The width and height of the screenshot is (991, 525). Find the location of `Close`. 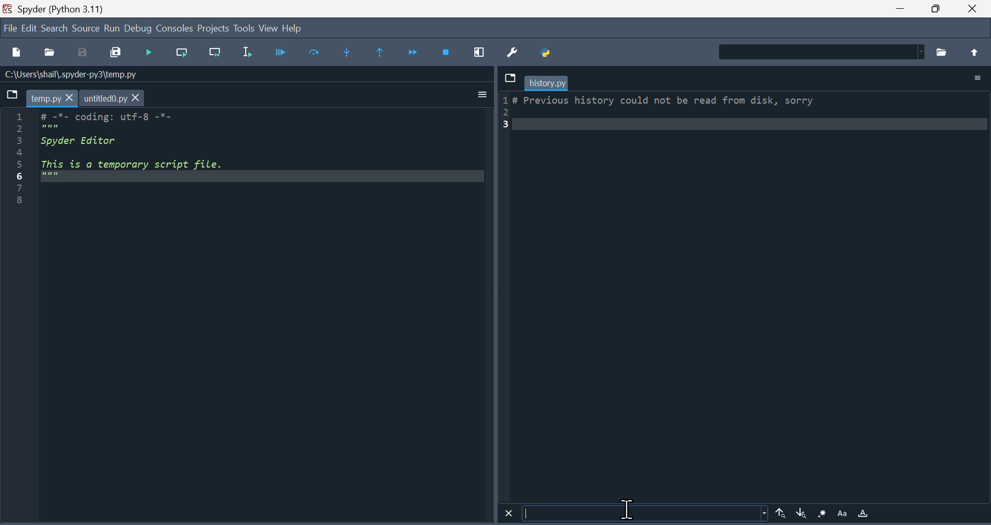

Close is located at coordinates (506, 514).